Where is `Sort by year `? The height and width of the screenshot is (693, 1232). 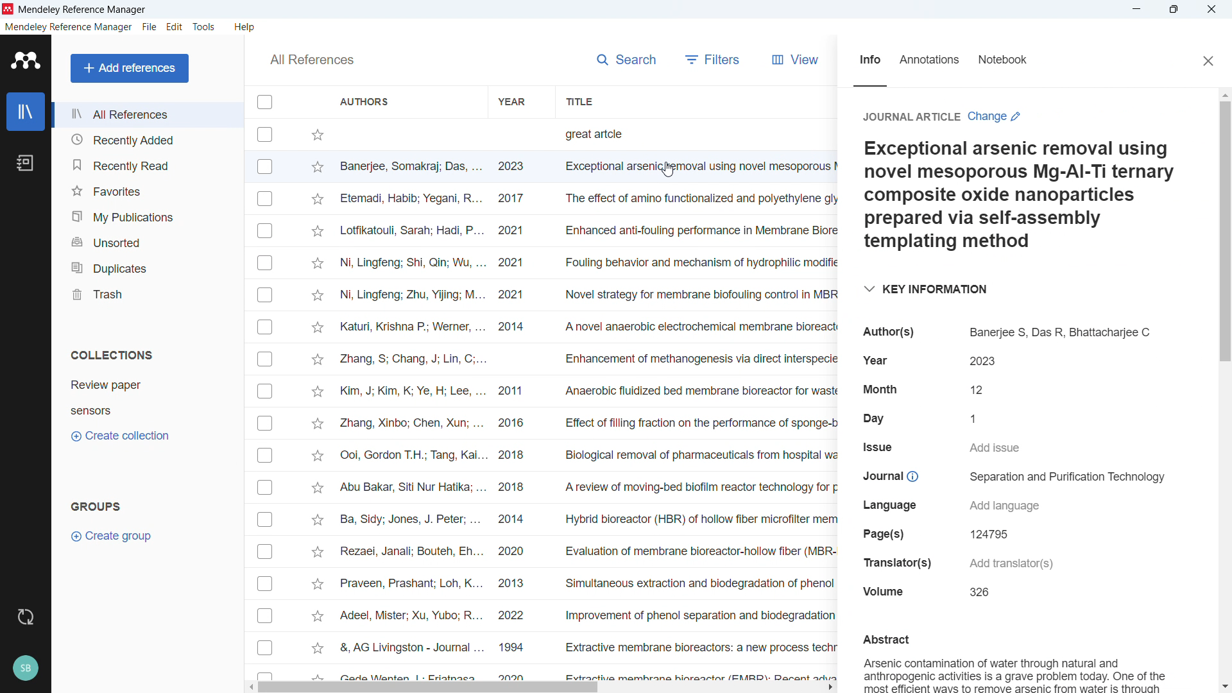 Sort by year  is located at coordinates (511, 101).